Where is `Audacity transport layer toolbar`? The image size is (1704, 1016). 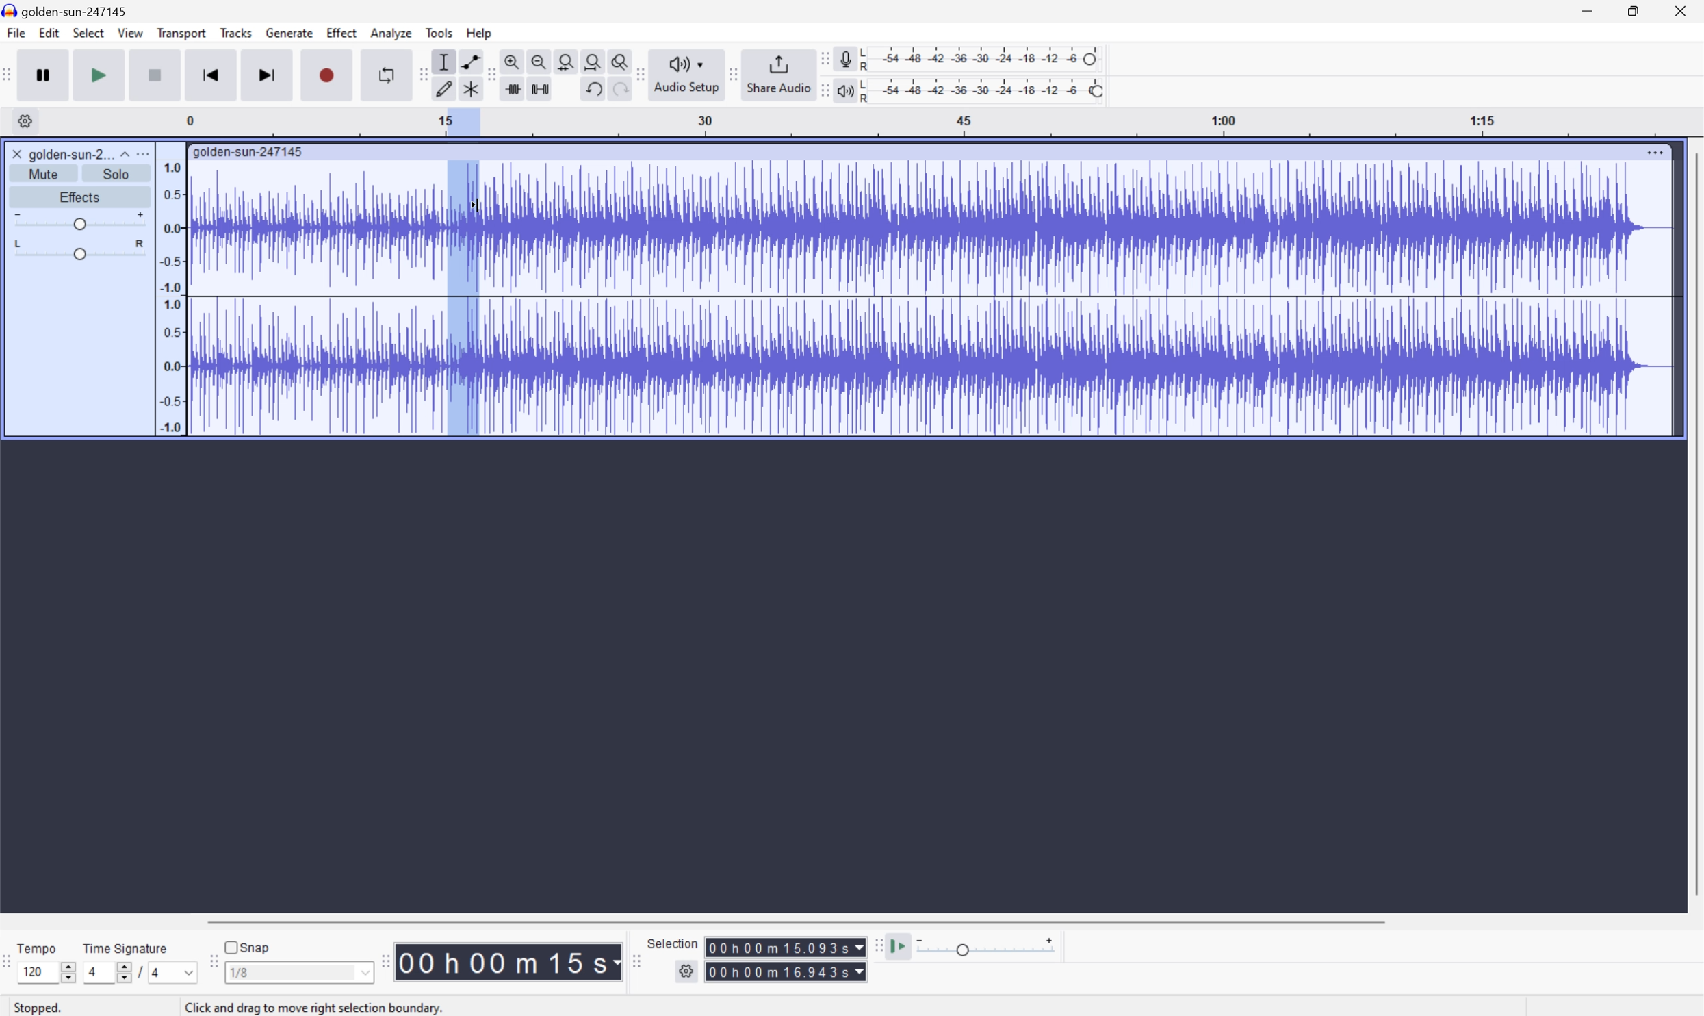
Audacity transport layer toolbar is located at coordinates (8, 75).